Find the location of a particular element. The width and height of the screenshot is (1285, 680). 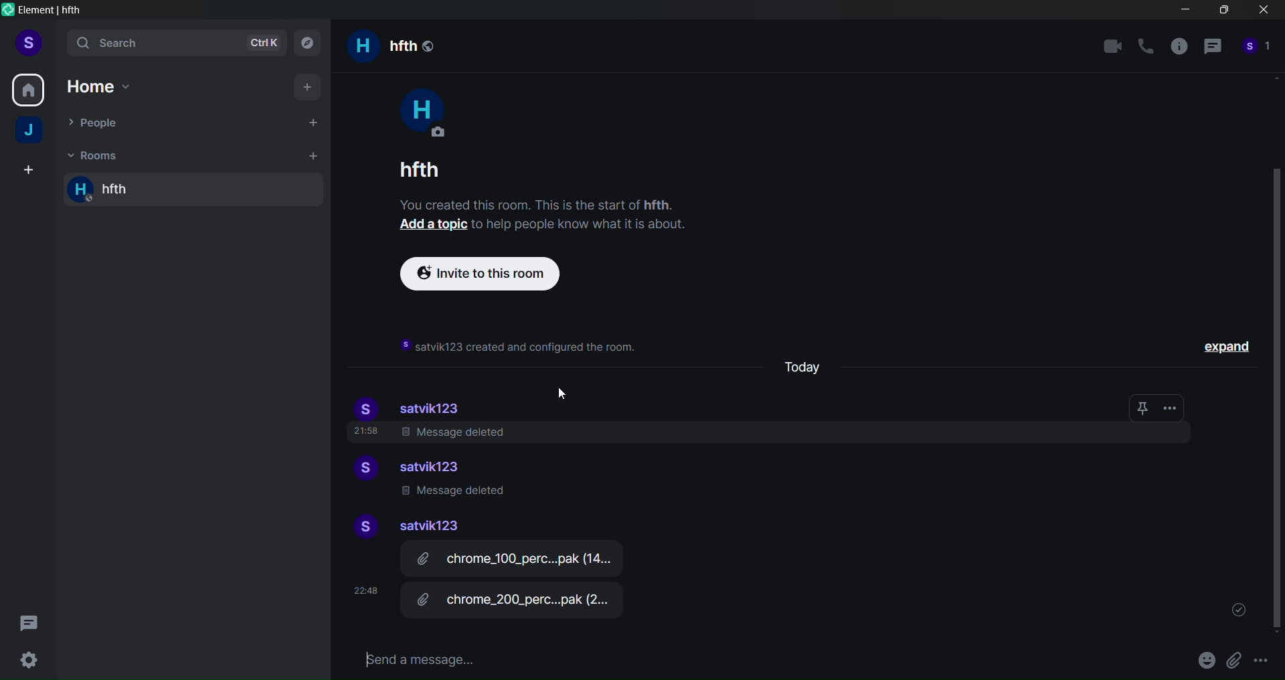

Cursor is located at coordinates (558, 395).